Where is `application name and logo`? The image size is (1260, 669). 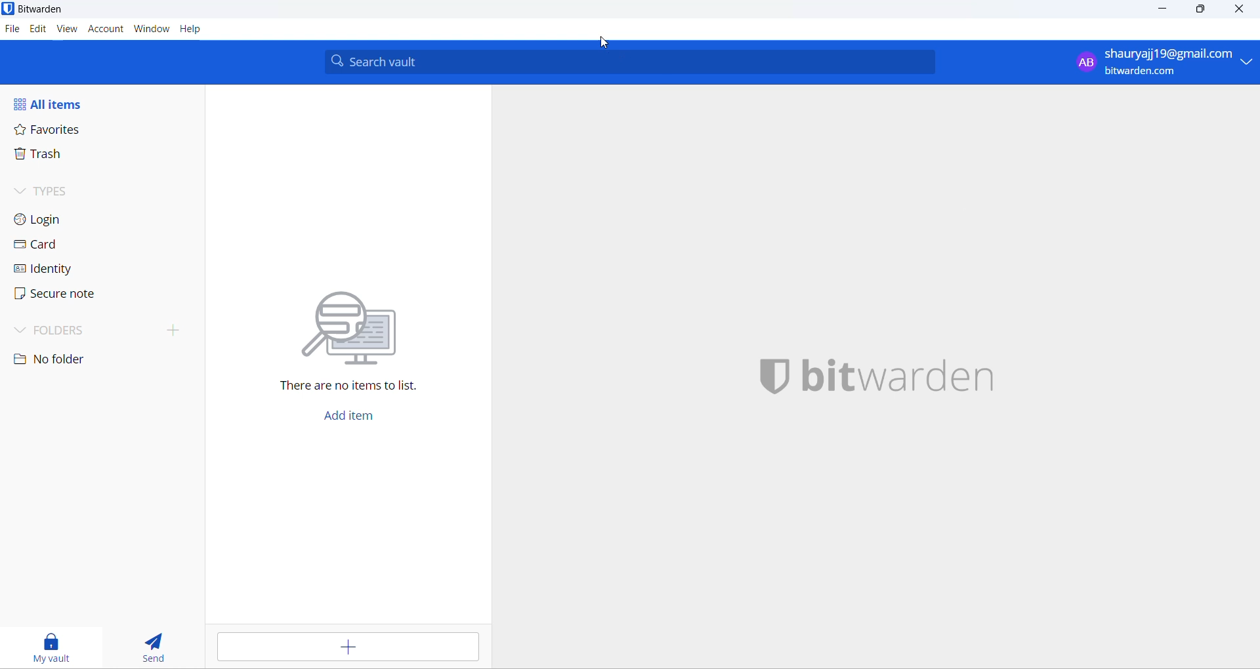
application name and logo is located at coordinates (39, 9).